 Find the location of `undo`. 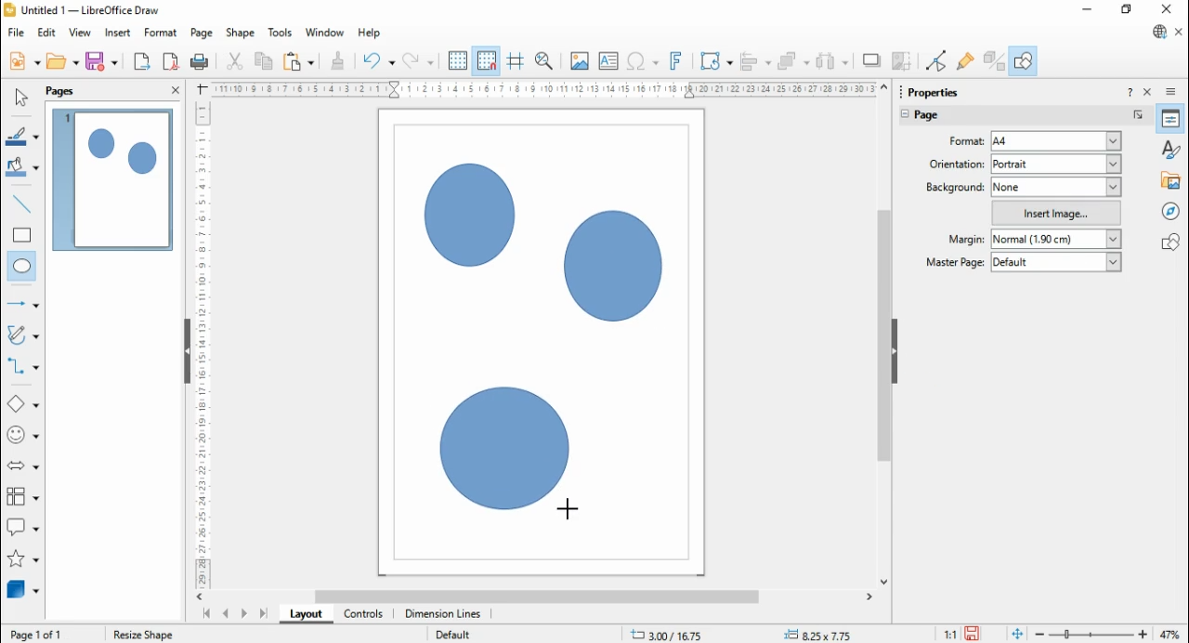

undo is located at coordinates (379, 61).